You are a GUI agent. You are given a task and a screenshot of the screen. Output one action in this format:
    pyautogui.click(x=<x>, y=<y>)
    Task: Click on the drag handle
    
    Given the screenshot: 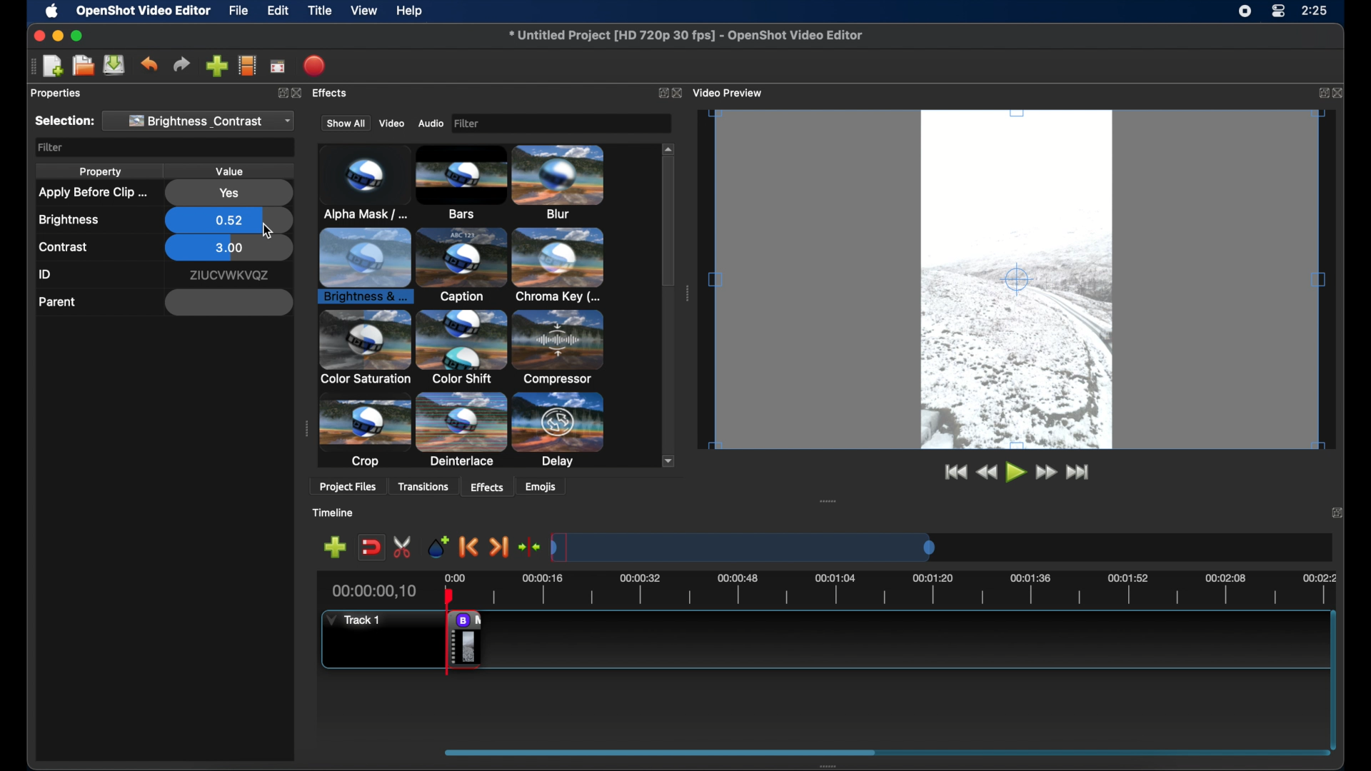 What is the action you would take?
    pyautogui.click(x=822, y=766)
    